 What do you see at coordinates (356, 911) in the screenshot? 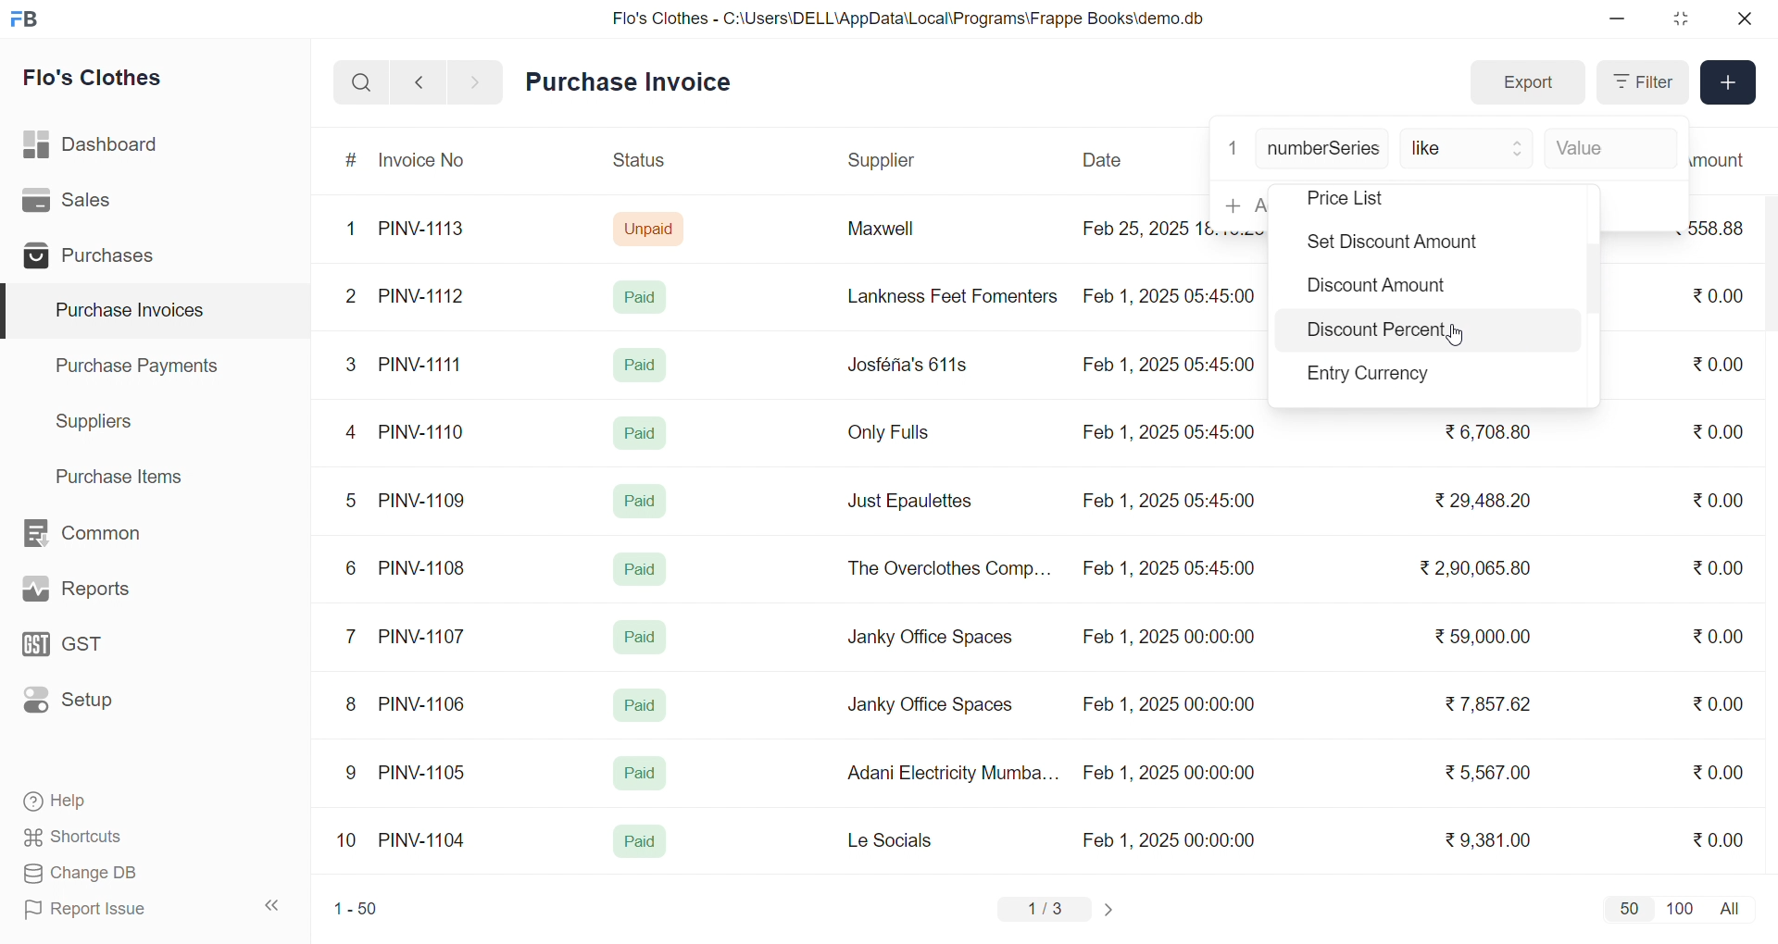
I see `1-50` at bounding box center [356, 911].